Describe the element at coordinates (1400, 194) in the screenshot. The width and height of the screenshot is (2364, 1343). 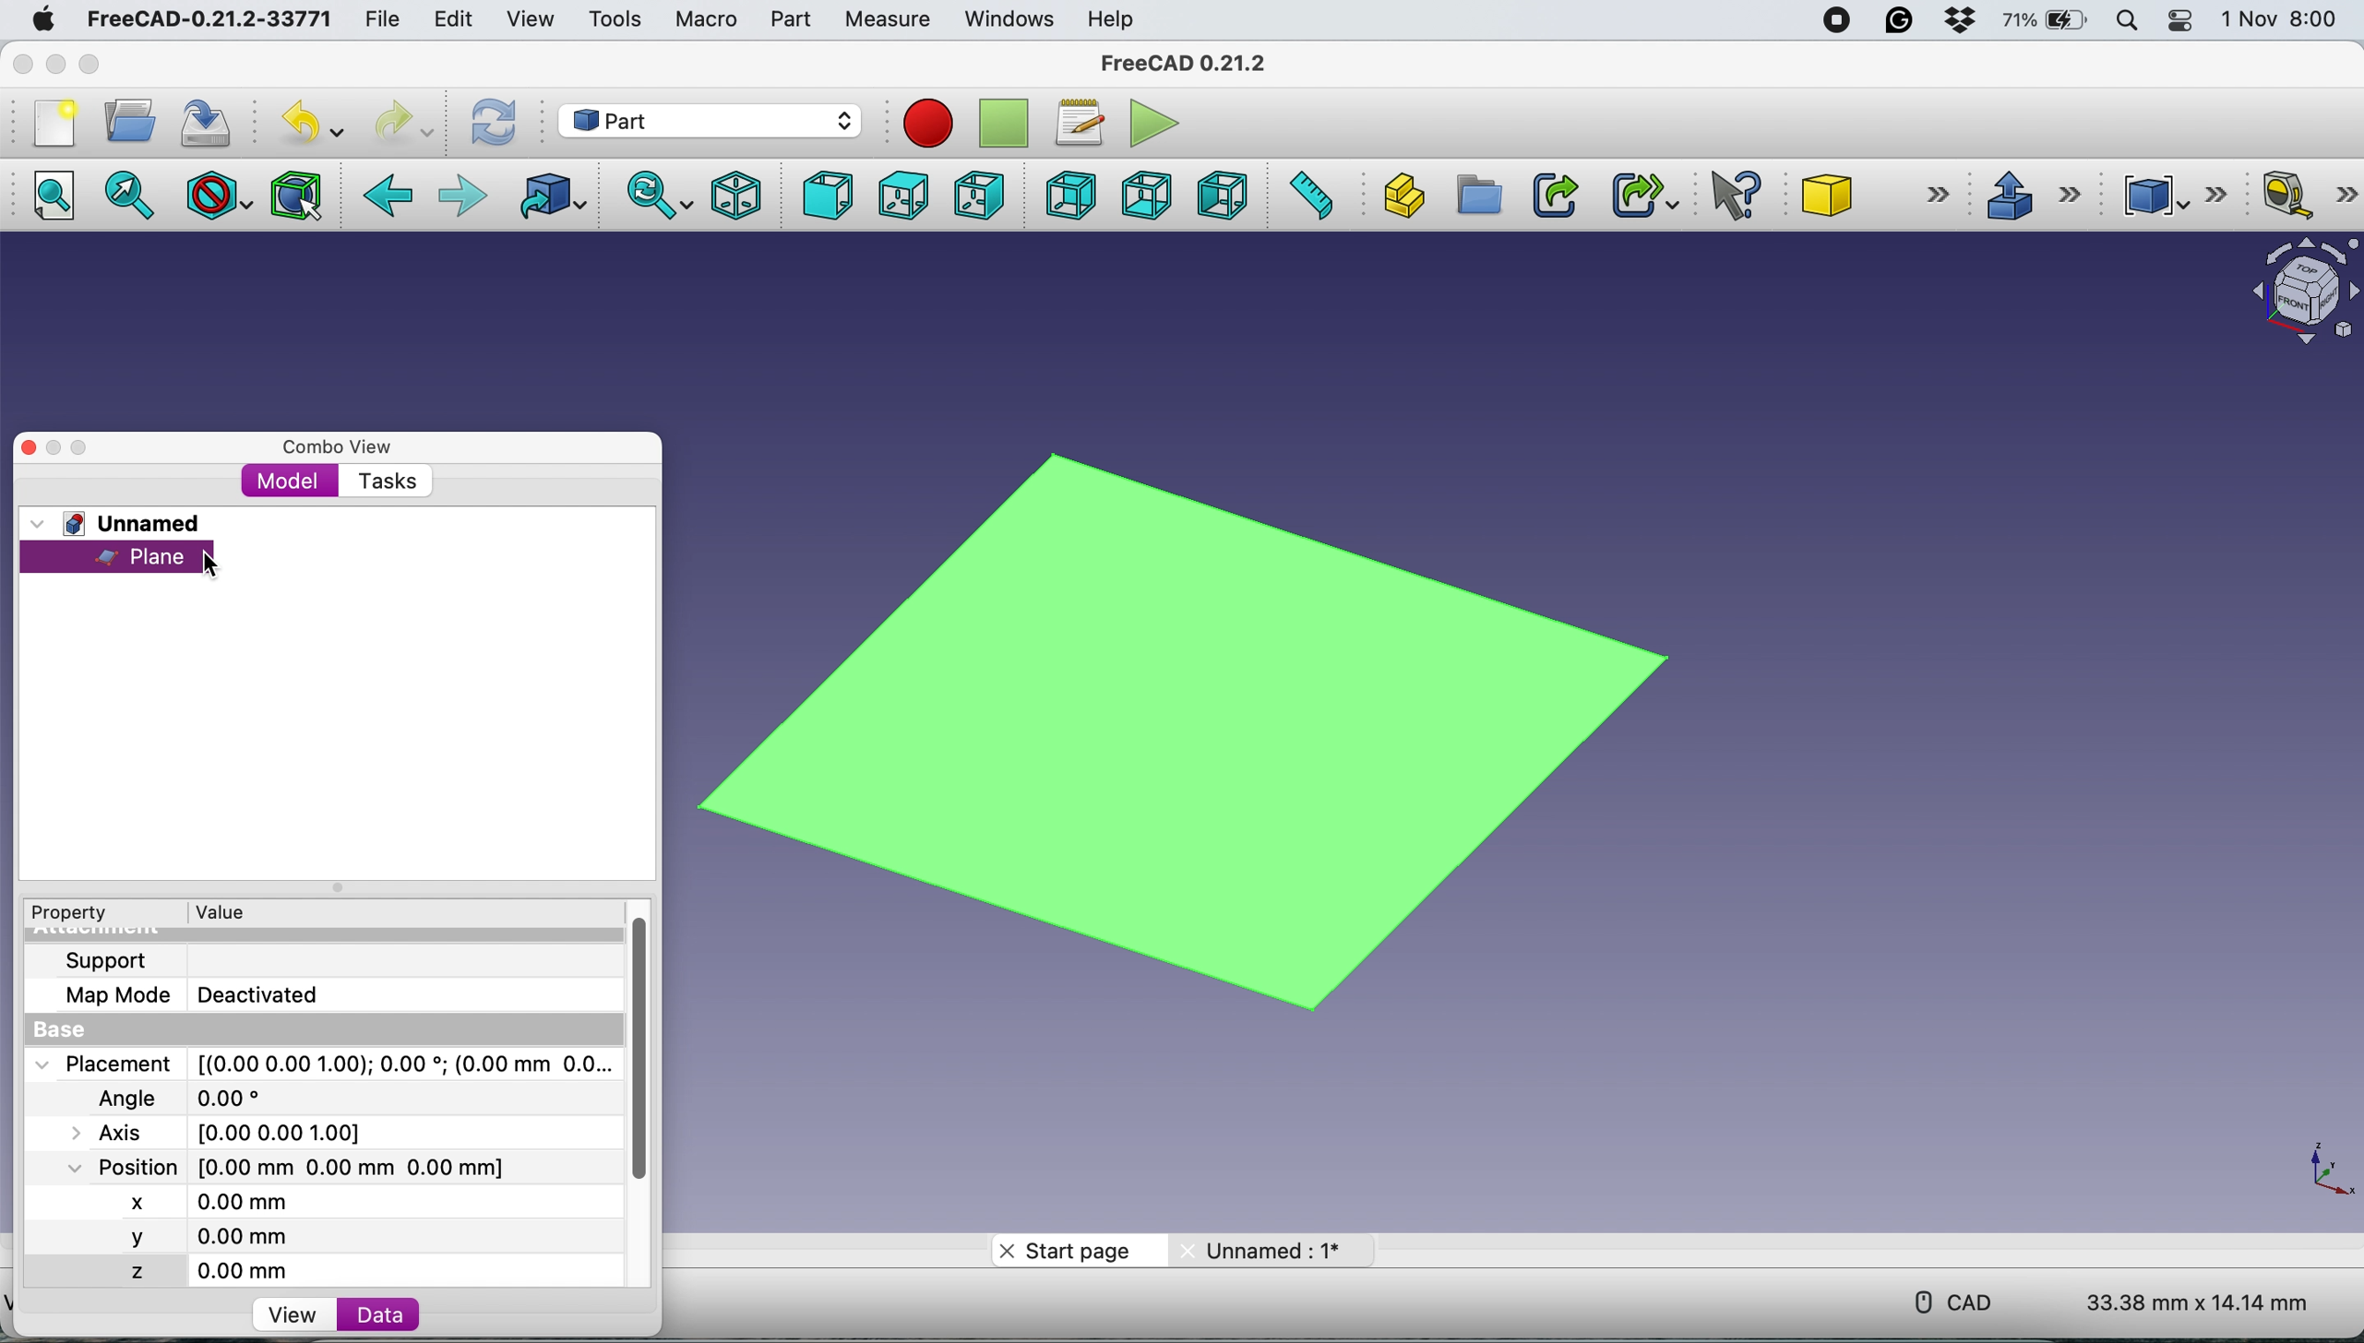
I see `create part` at that location.